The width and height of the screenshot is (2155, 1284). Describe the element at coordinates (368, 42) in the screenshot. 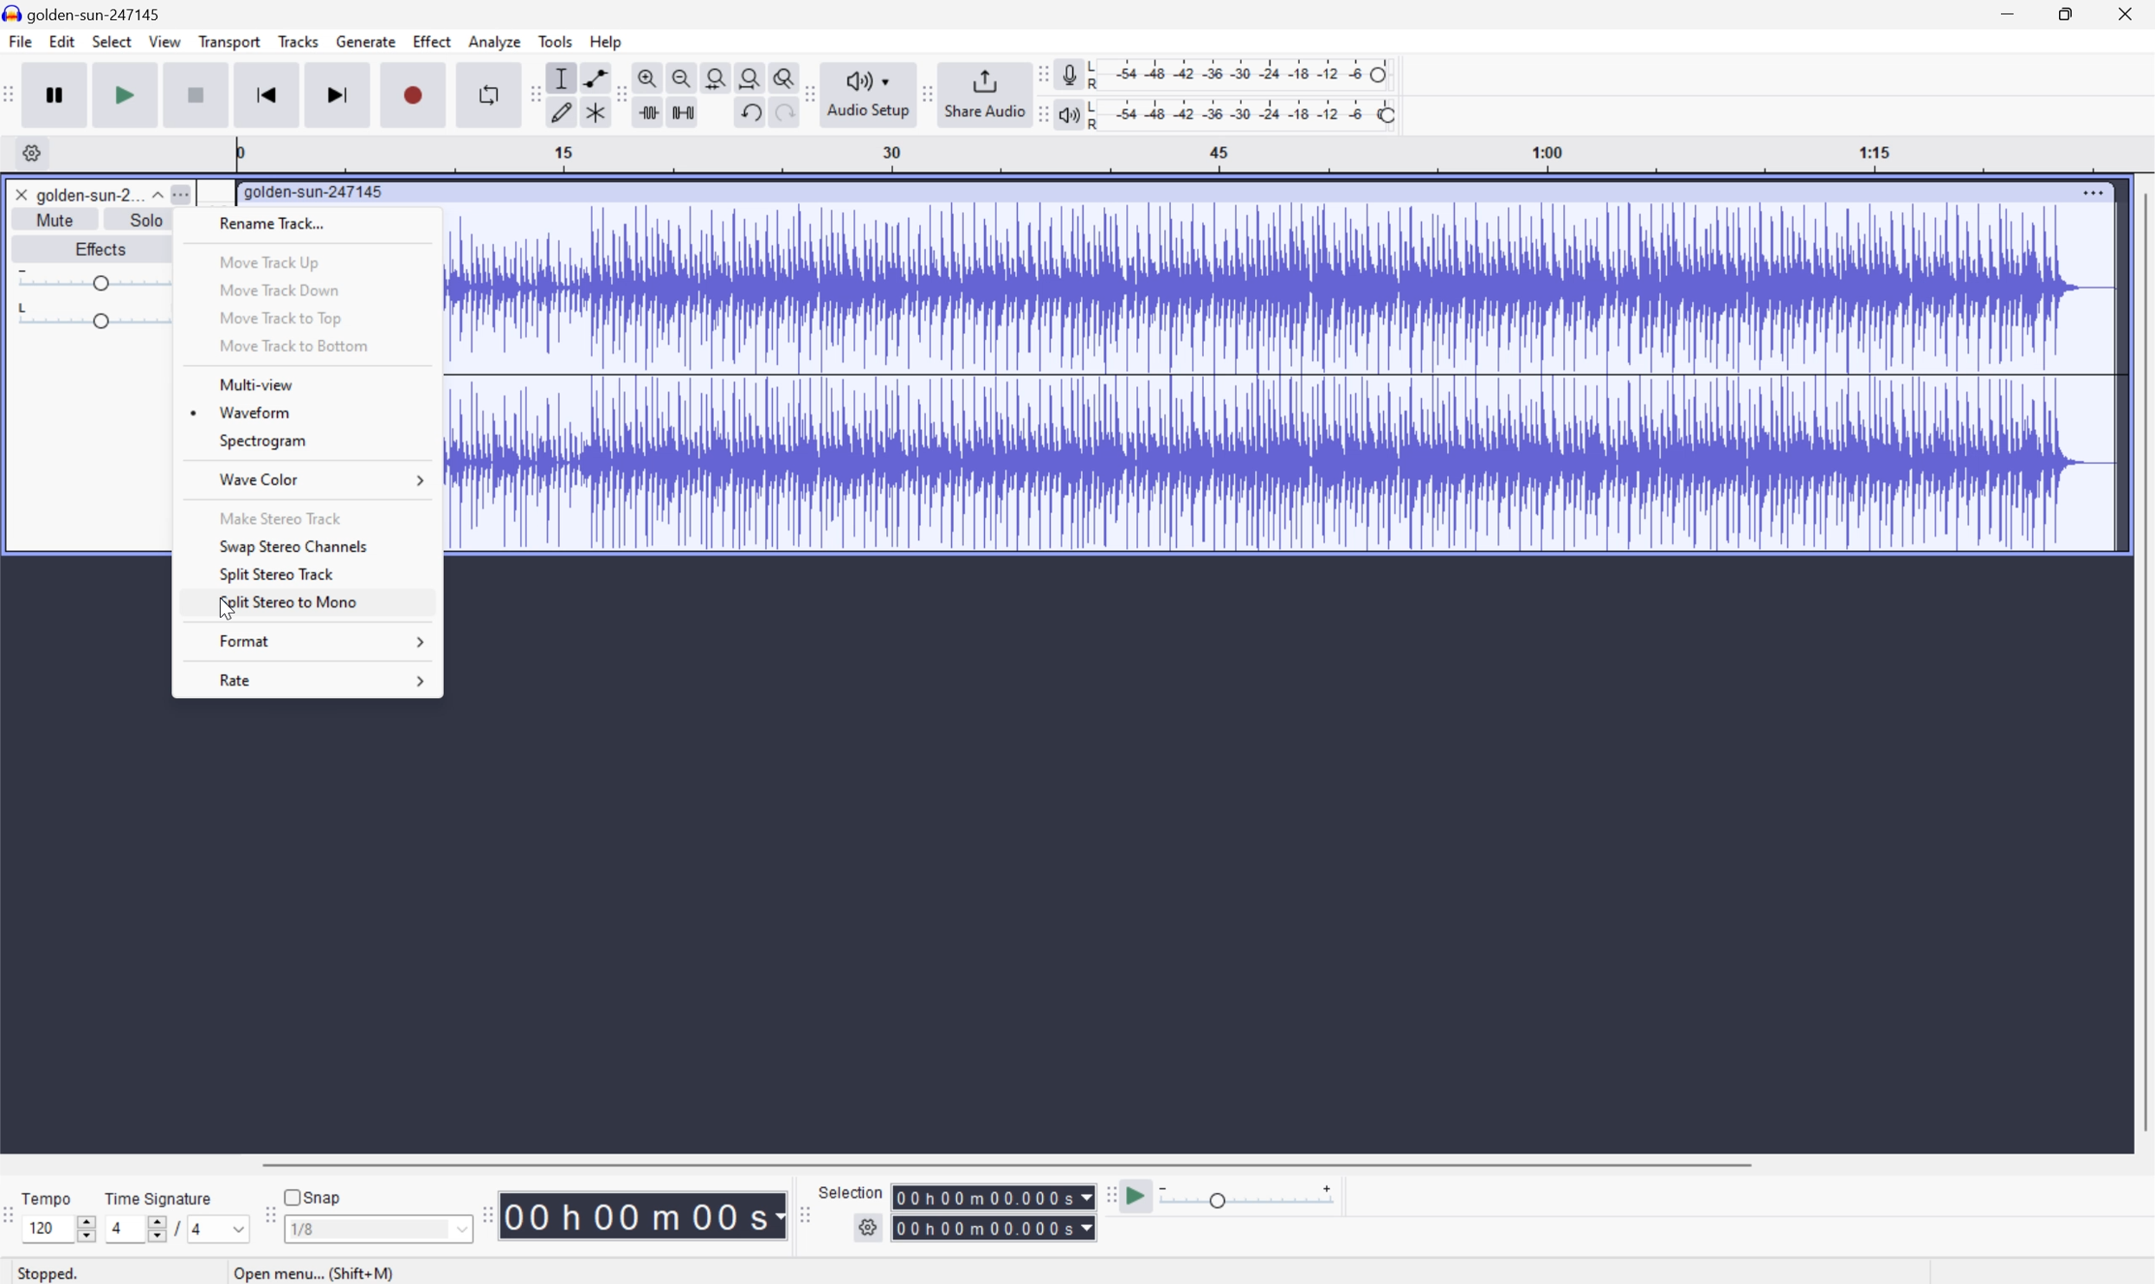

I see `Generate` at that location.